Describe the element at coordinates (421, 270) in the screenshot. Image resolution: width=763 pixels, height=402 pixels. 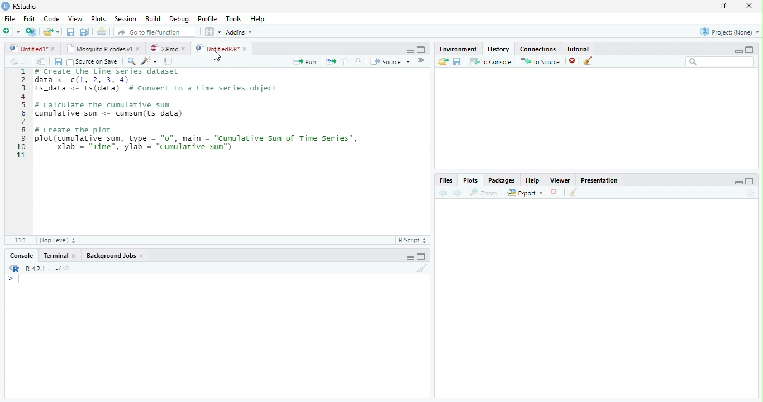
I see `Clear Console` at that location.